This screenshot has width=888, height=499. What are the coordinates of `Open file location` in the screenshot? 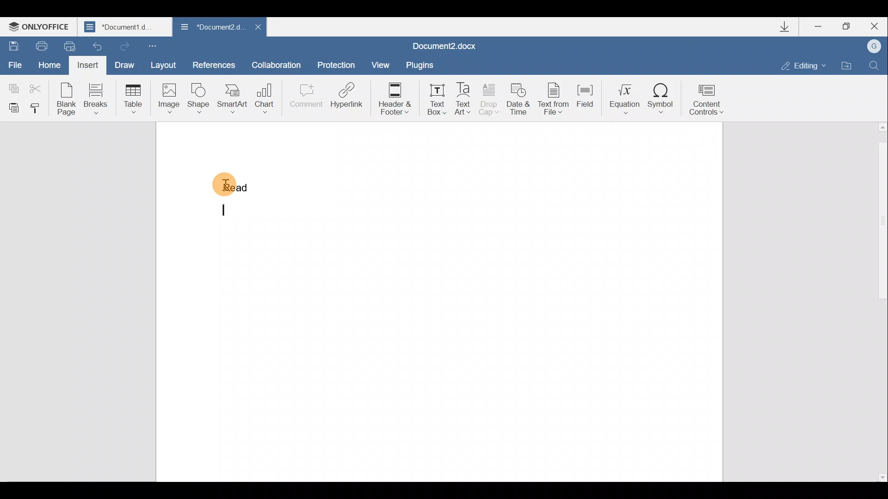 It's located at (847, 66).